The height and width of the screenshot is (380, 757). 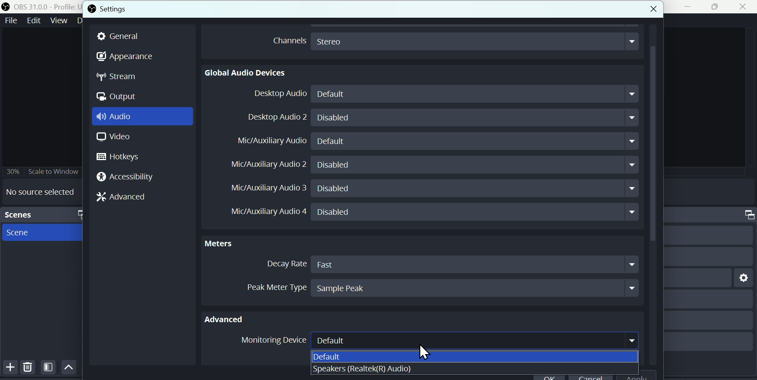 I want to click on maximize, so click(x=78, y=214).